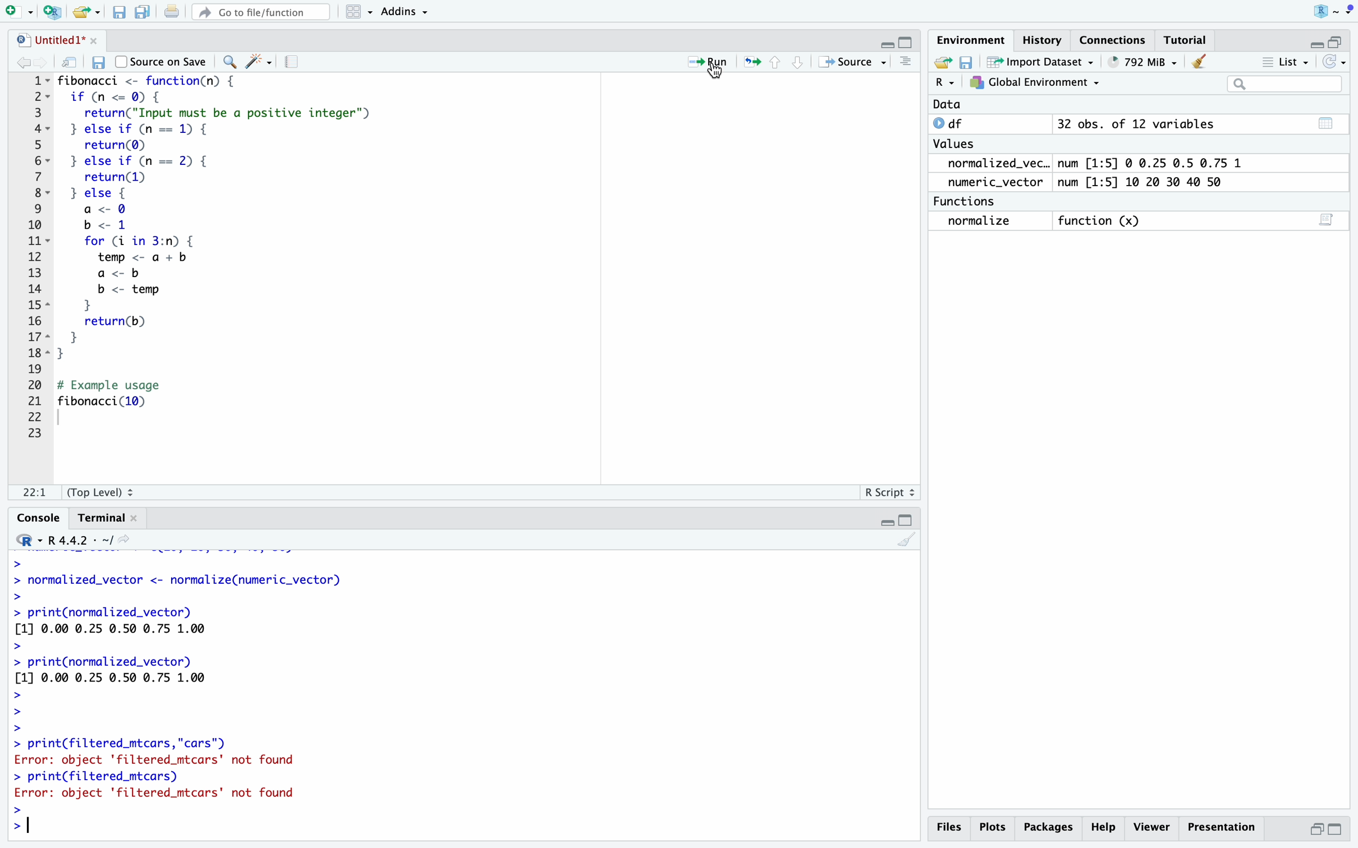 Image resolution: width=1358 pixels, height=848 pixels. I want to click on help, so click(1105, 828).